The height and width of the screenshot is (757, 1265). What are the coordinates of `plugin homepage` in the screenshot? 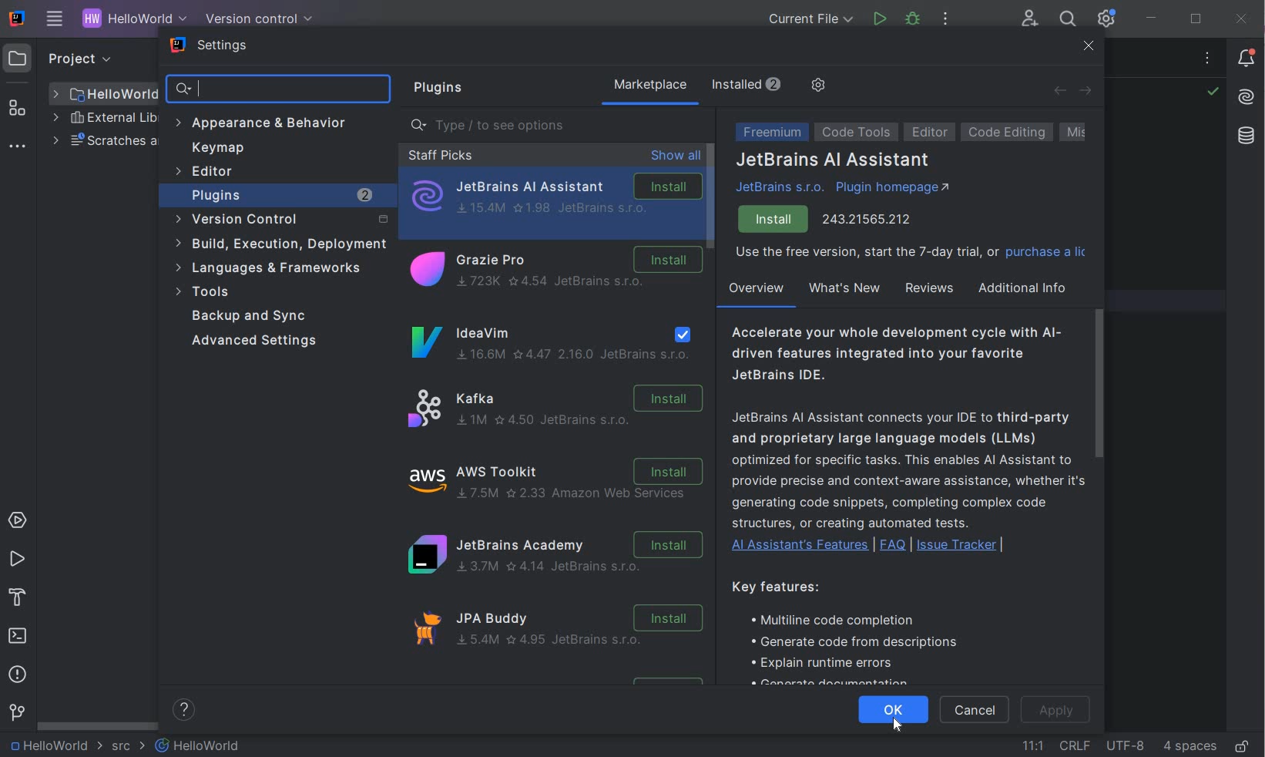 It's located at (893, 190).